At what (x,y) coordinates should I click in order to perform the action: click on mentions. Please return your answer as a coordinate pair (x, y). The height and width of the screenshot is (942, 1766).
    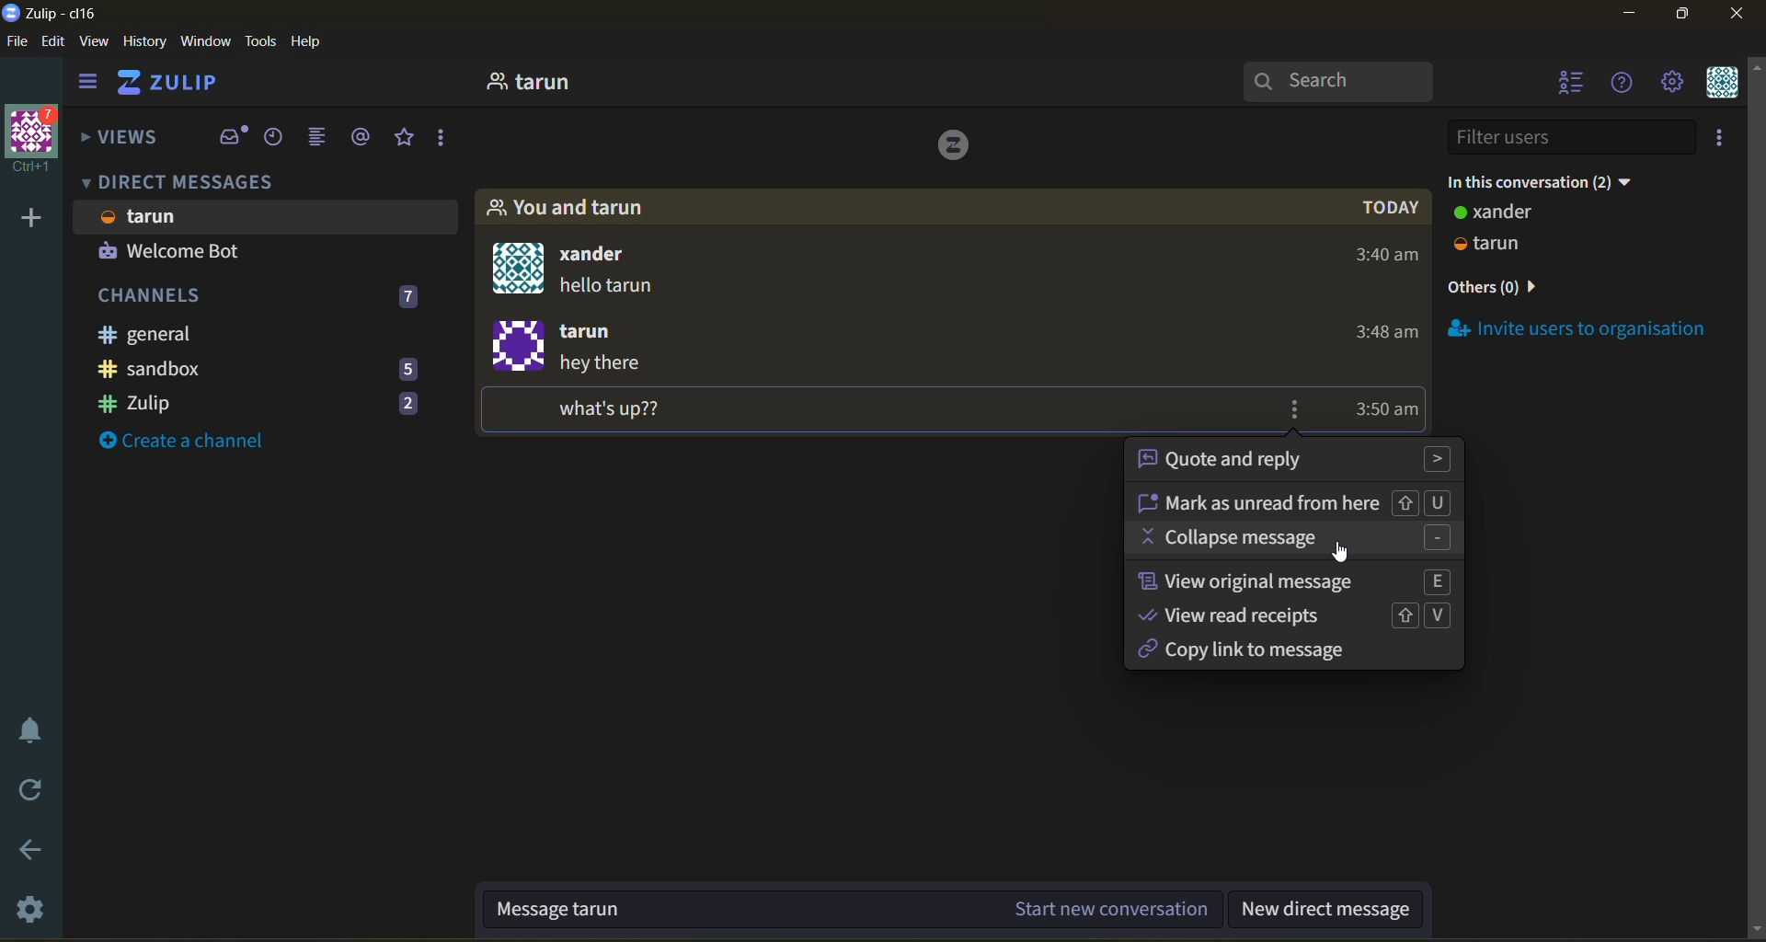
    Looking at the image, I should click on (361, 139).